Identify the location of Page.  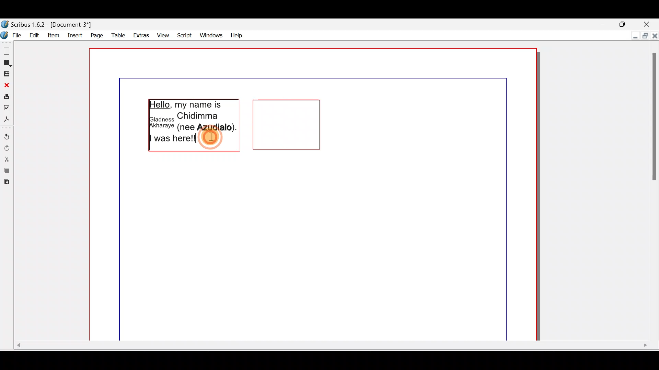
(95, 35).